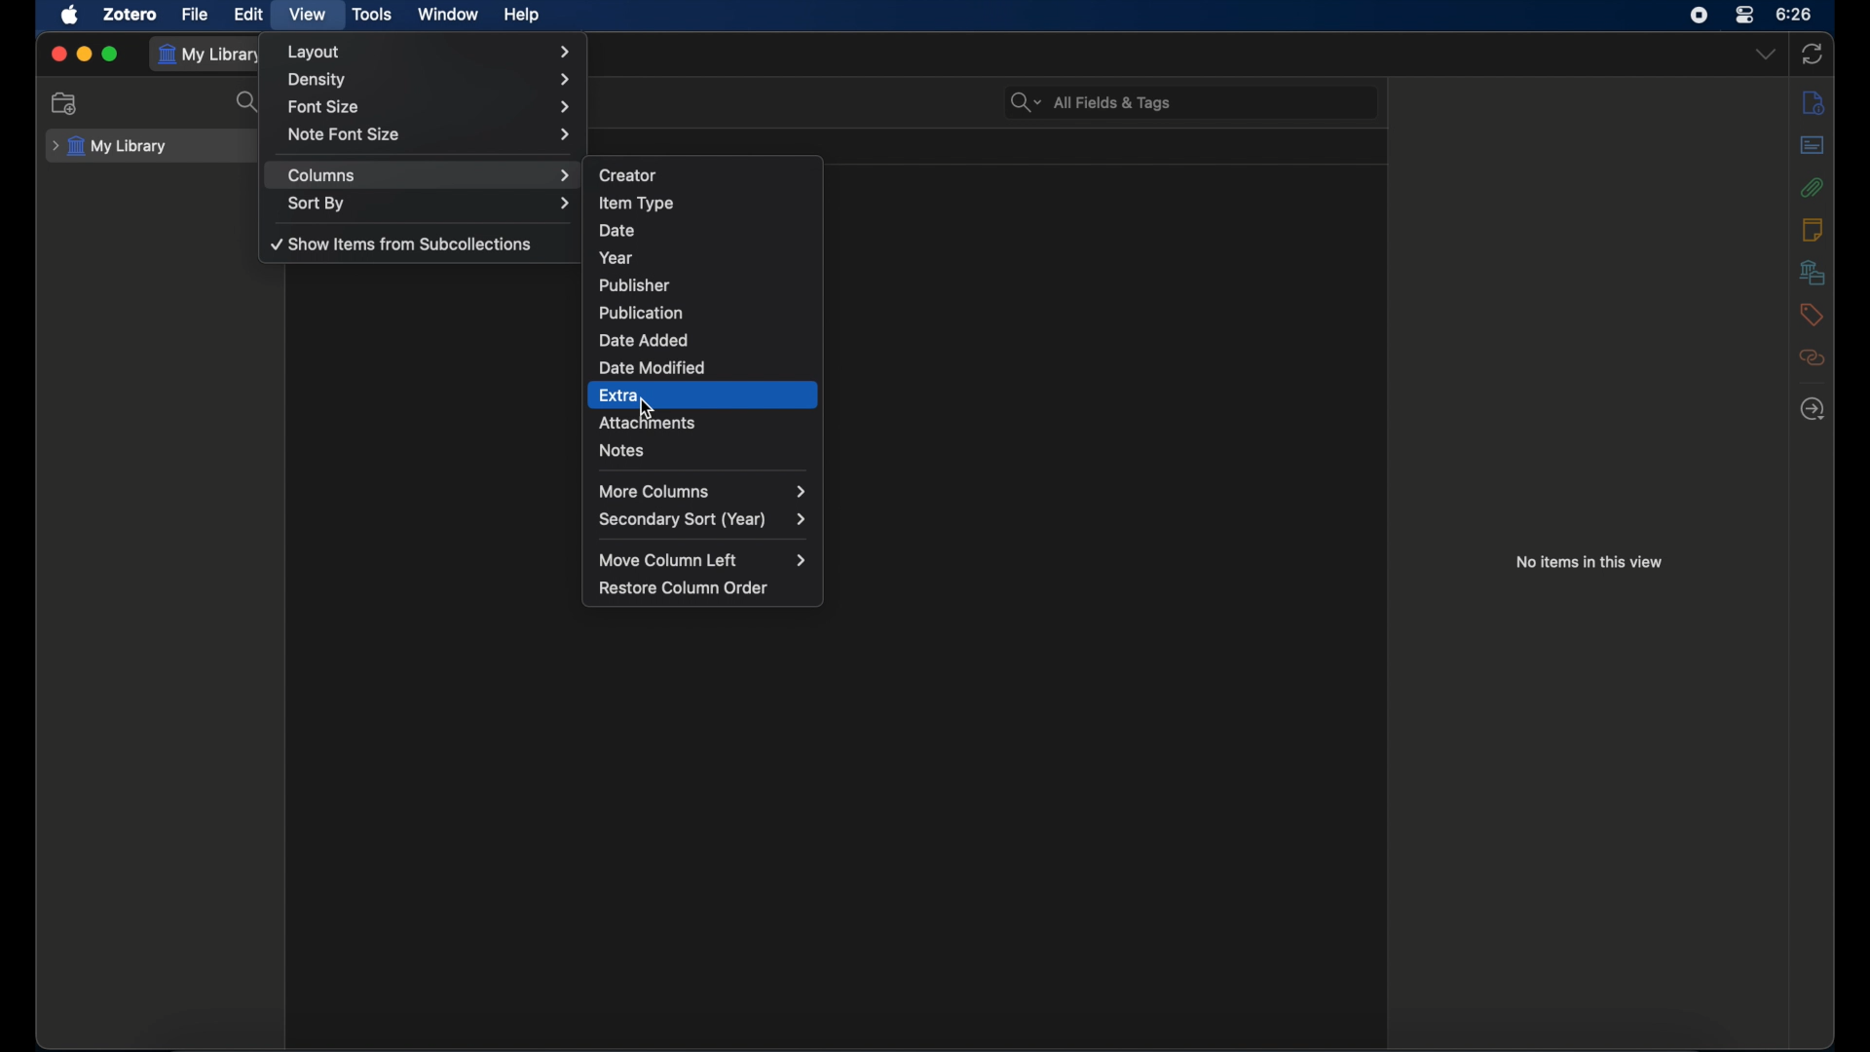 This screenshot has height=1052, width=1870. What do you see at coordinates (703, 560) in the screenshot?
I see `move column left` at bounding box center [703, 560].